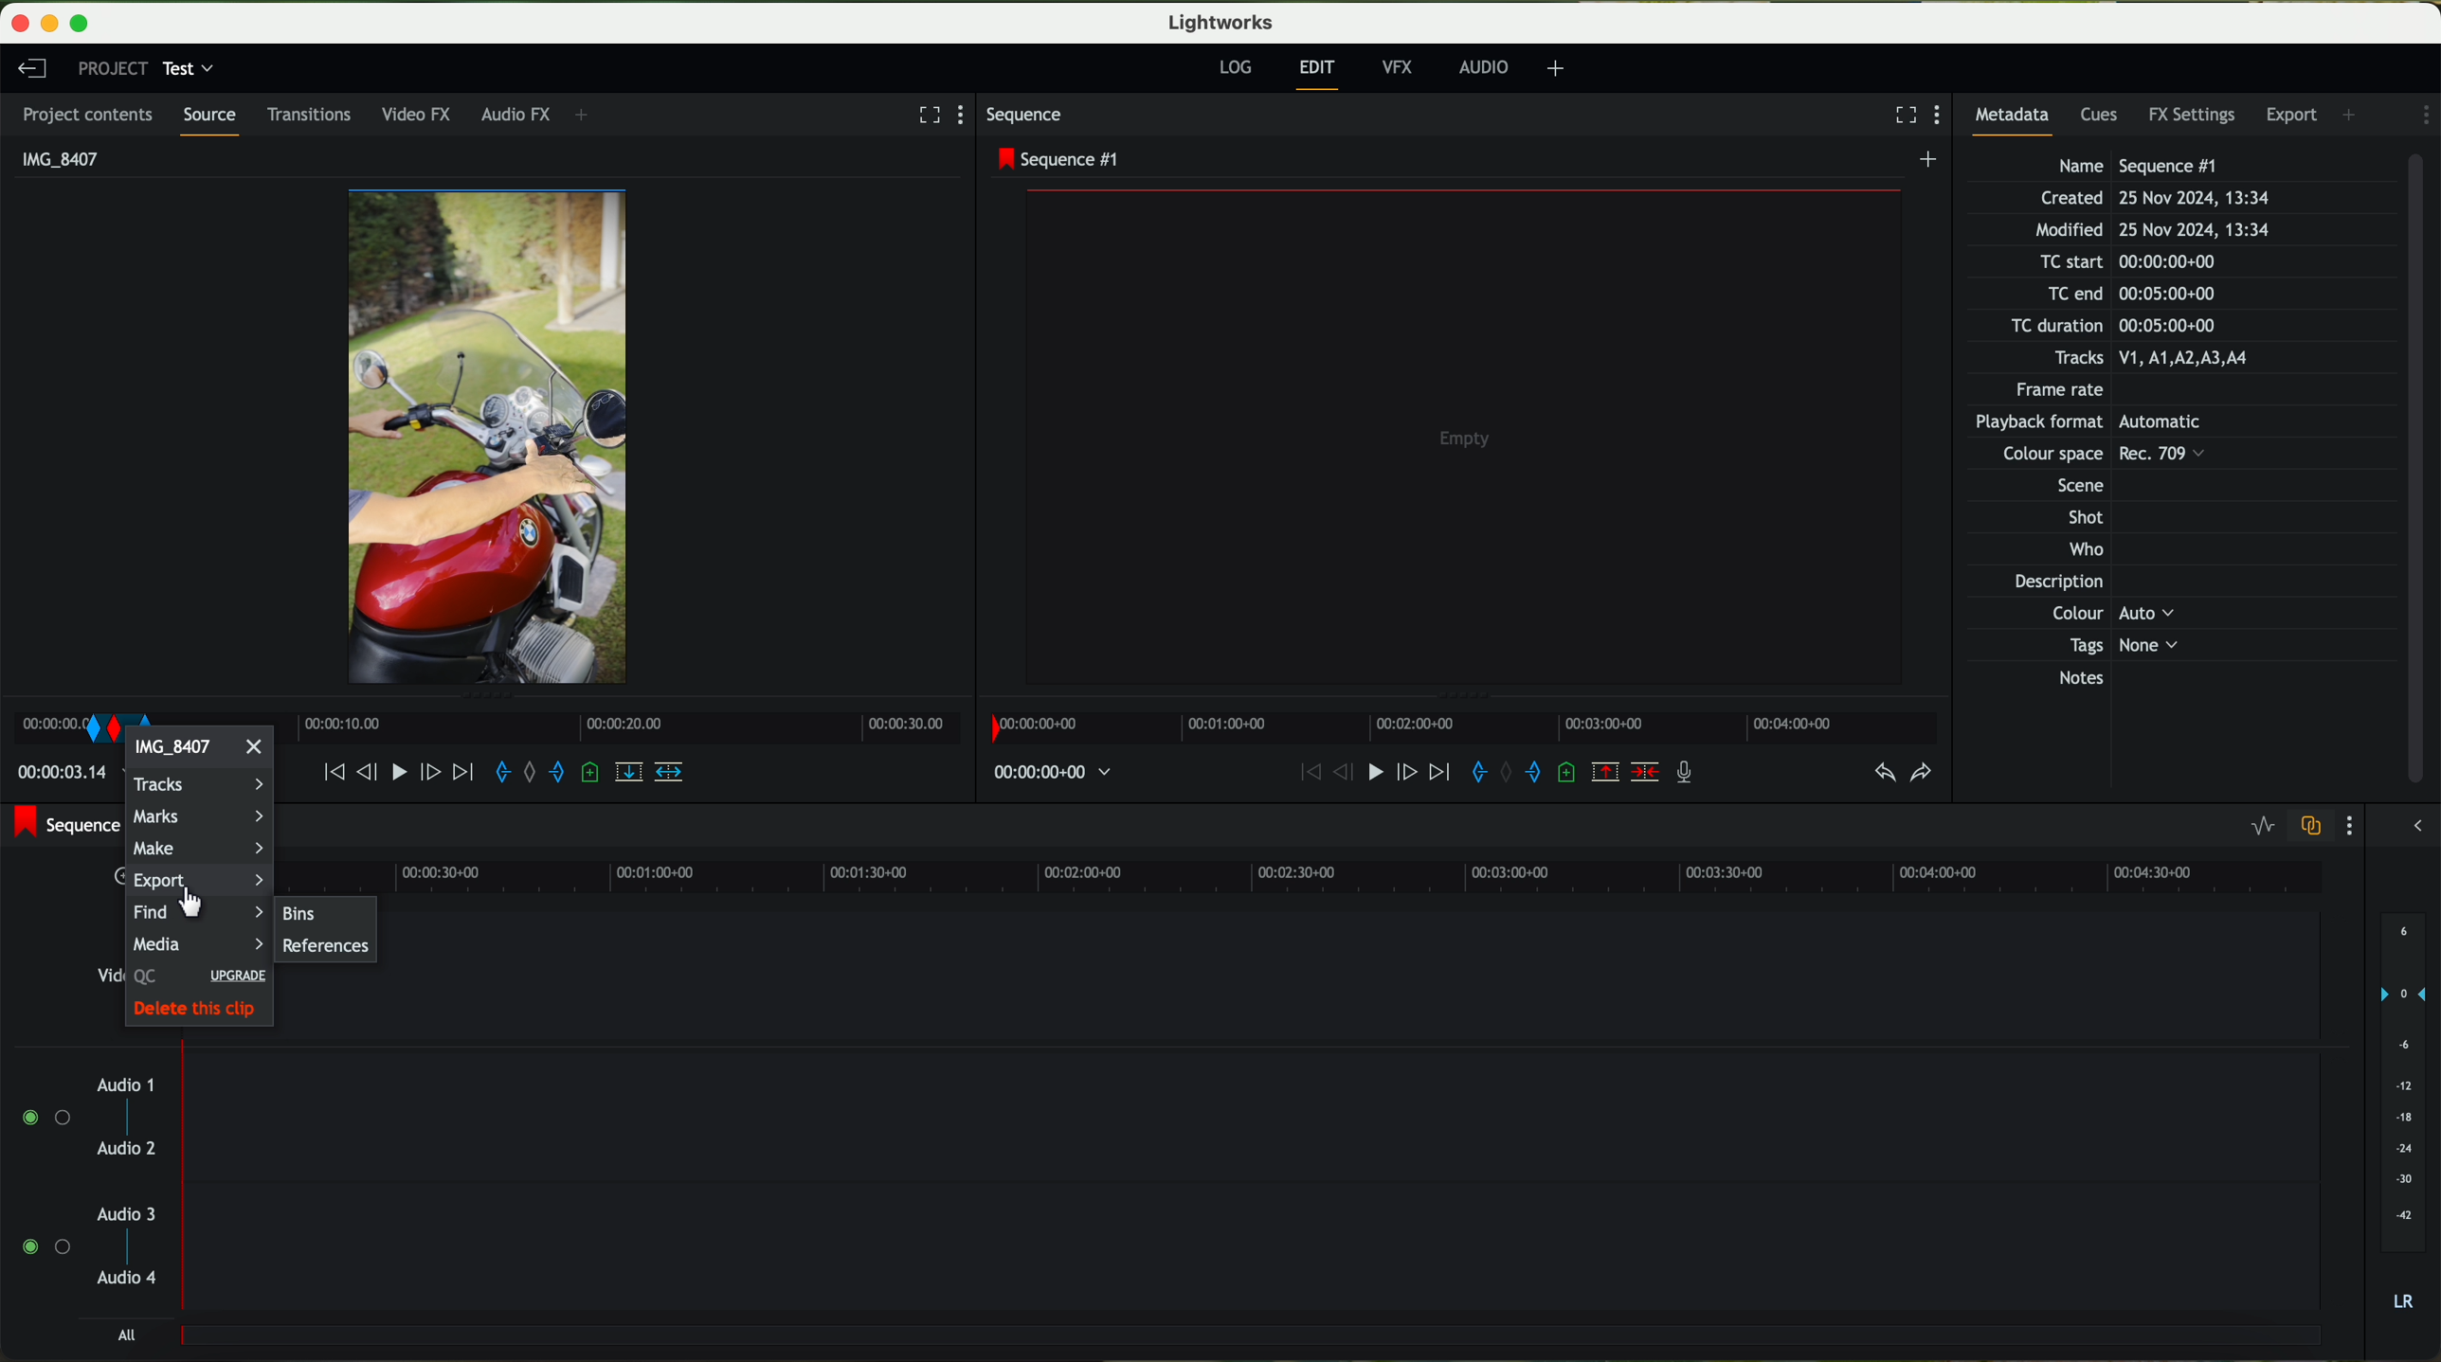  Describe the element at coordinates (2118, 645) in the screenshot. I see `Tags None` at that location.